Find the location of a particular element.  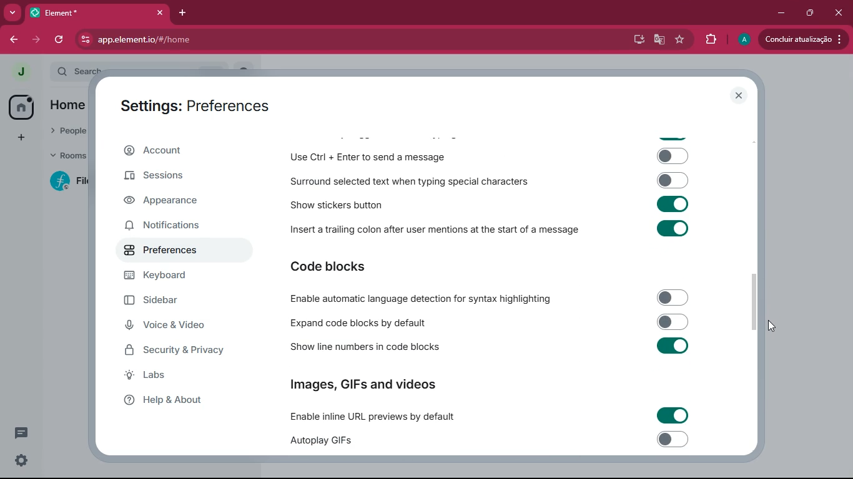

element is located at coordinates (97, 12).